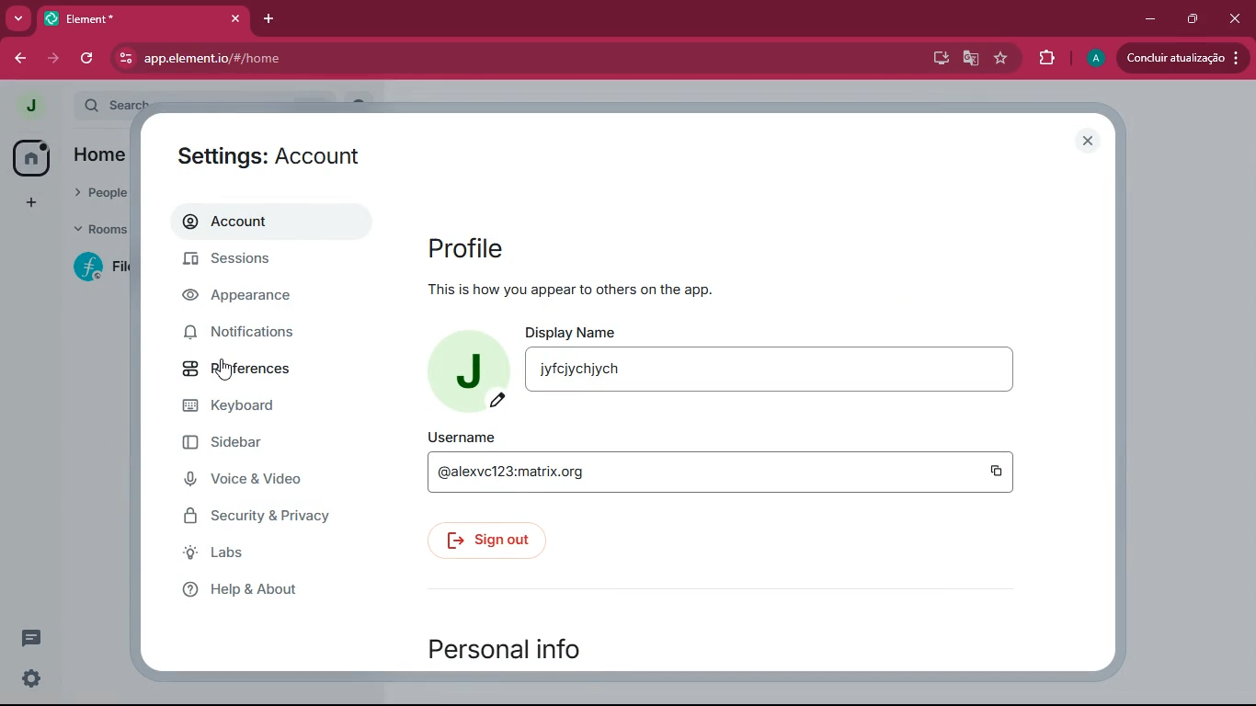 The image size is (1256, 706). I want to click on maximize, so click(1193, 19).